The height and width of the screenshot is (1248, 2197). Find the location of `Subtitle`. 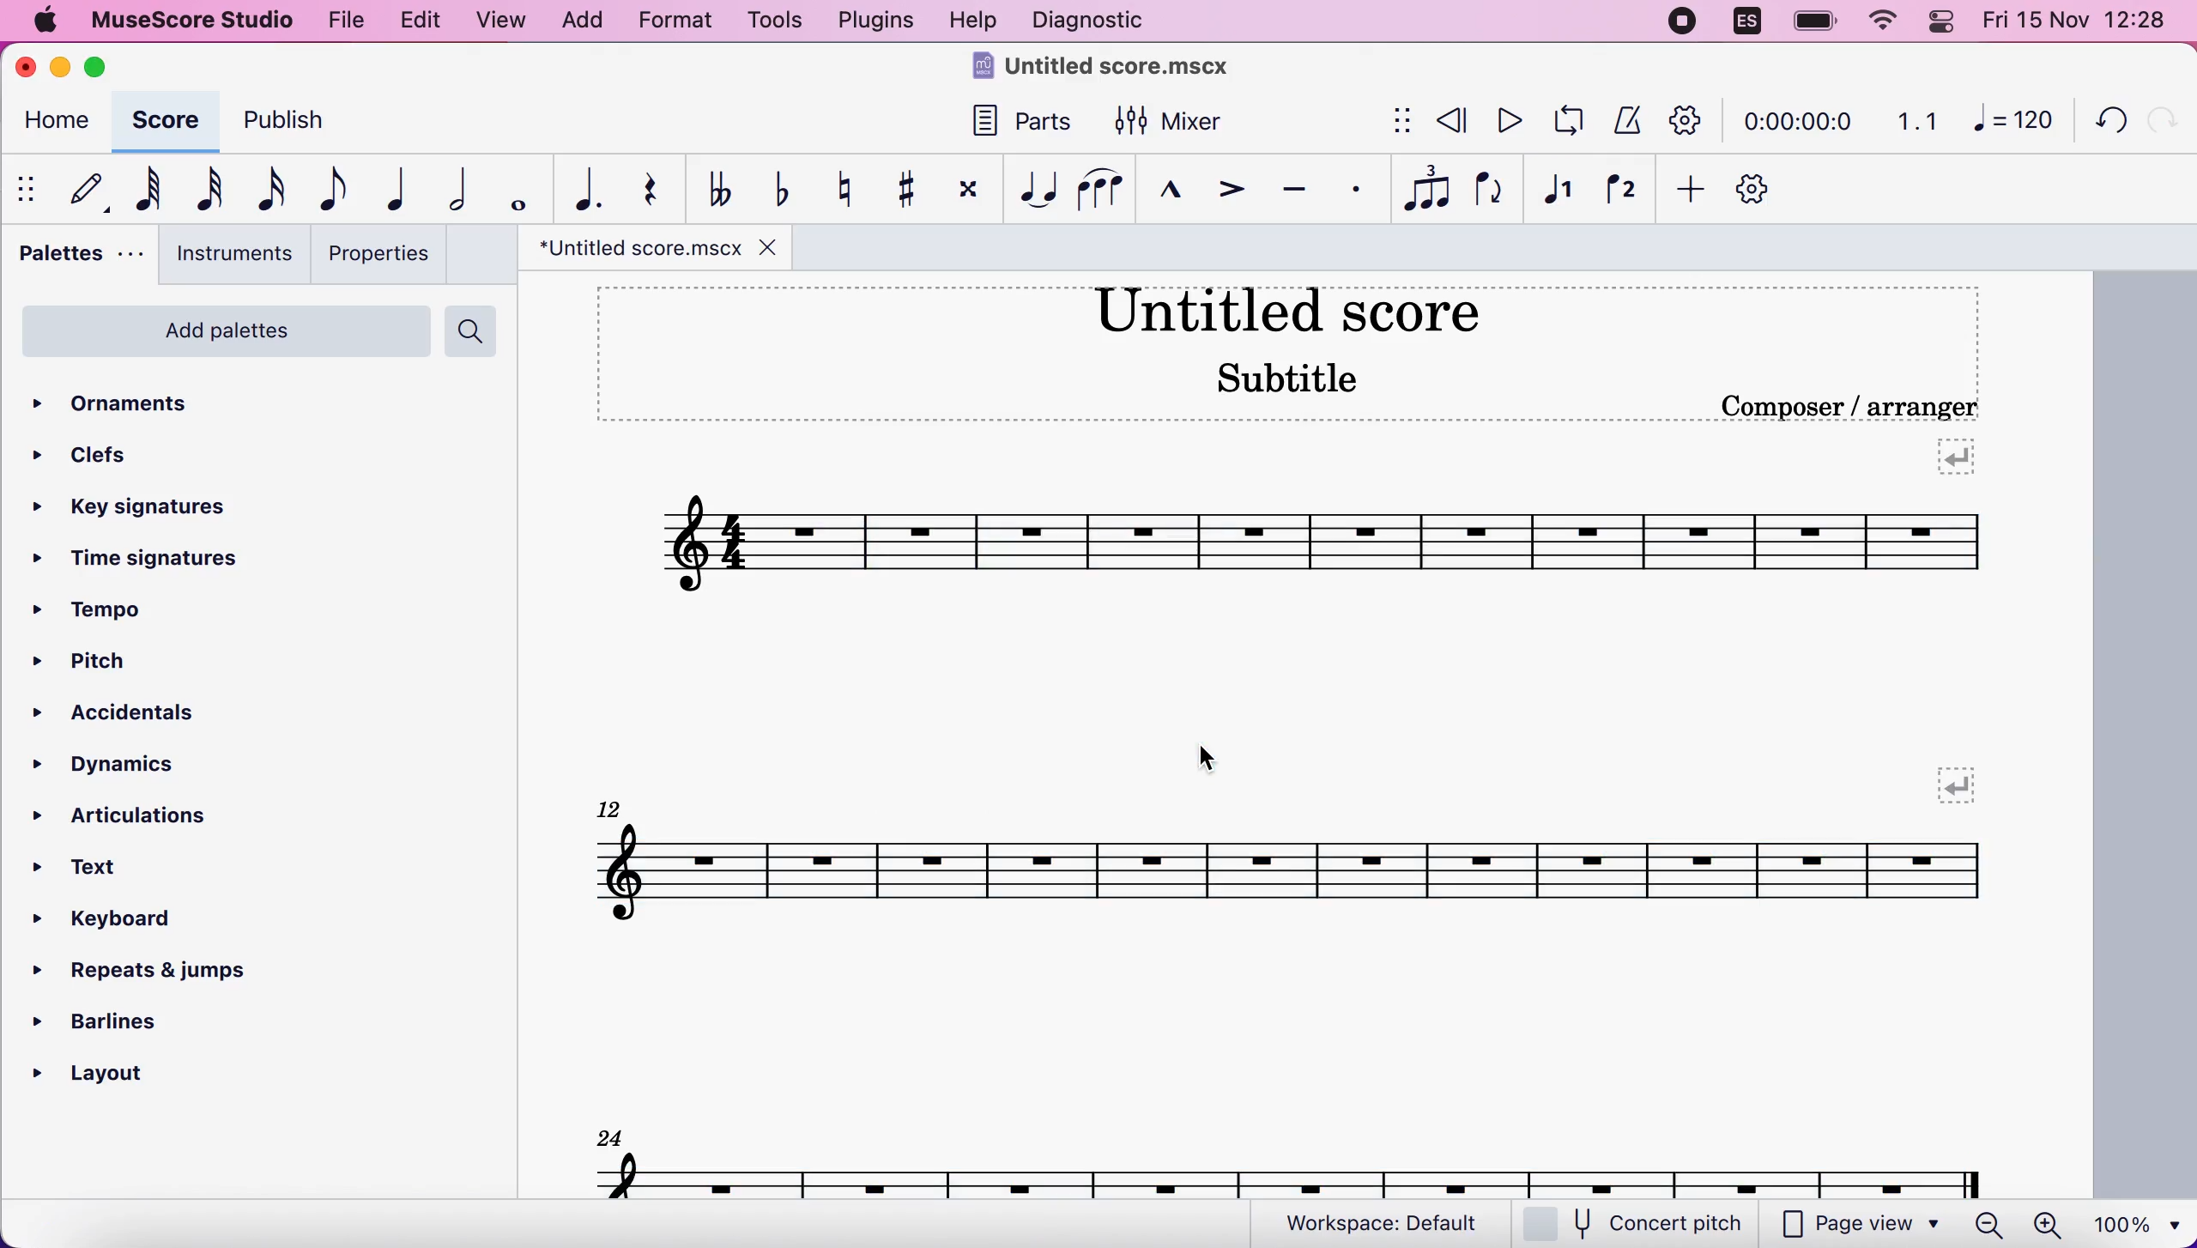

Subtitle is located at coordinates (1292, 376).